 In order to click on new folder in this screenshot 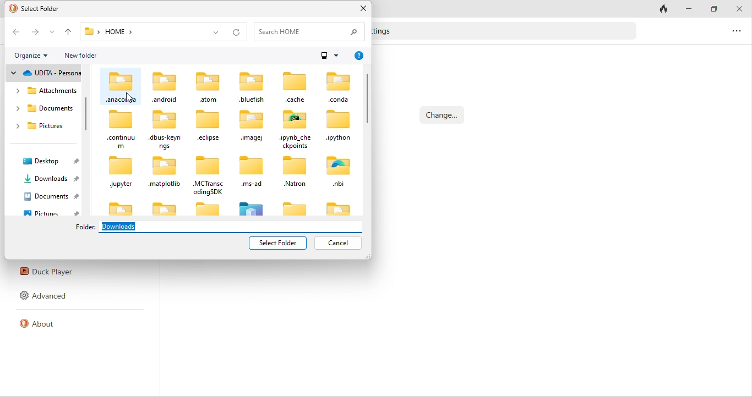, I will do `click(81, 55)`.